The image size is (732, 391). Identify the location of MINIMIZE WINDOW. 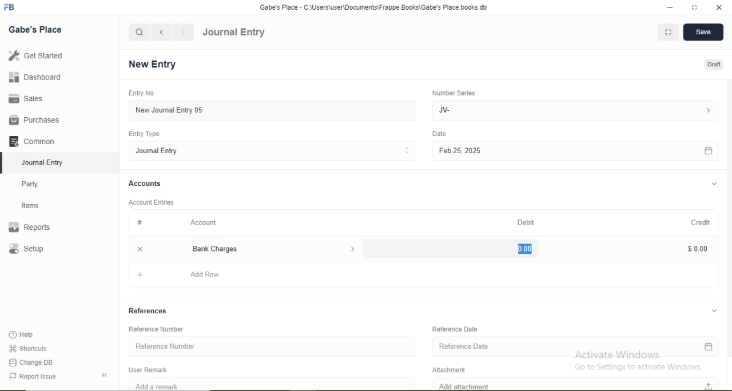
(667, 32).